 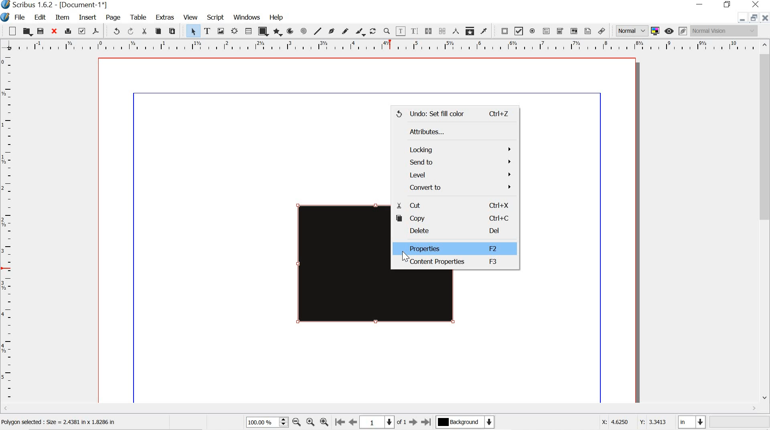 What do you see at coordinates (6, 17) in the screenshot?
I see `scribus logo` at bounding box center [6, 17].